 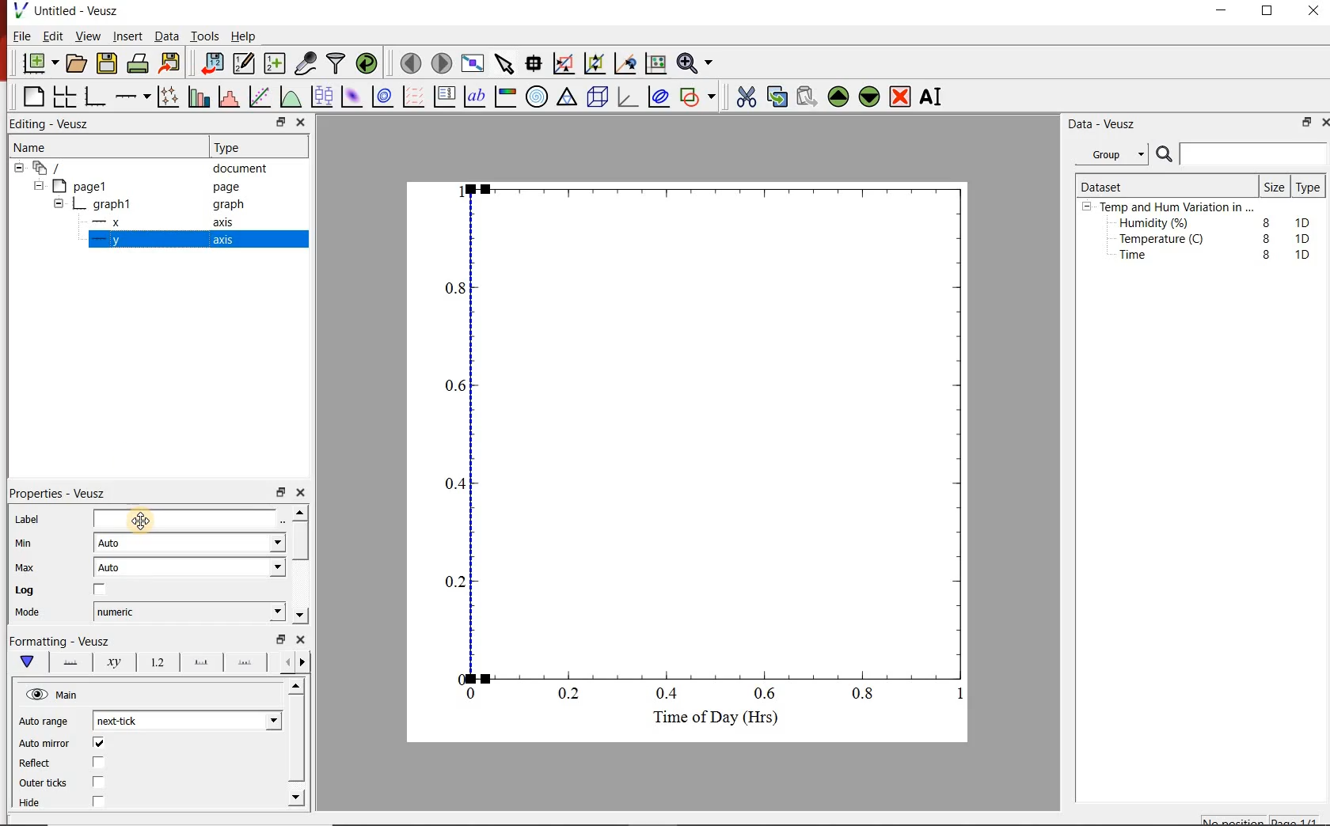 What do you see at coordinates (322, 97) in the screenshot?
I see `plot box plots` at bounding box center [322, 97].